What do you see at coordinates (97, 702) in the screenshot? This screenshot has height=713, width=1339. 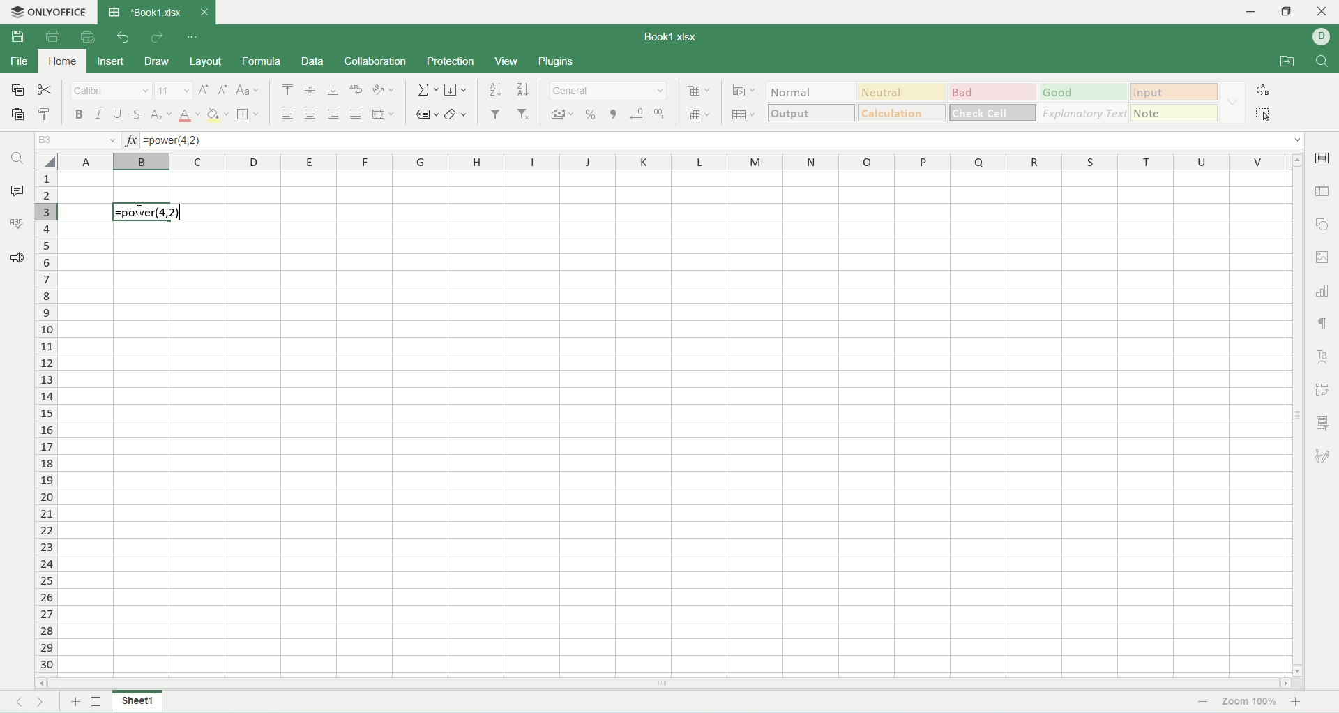 I see `list of sheet` at bounding box center [97, 702].